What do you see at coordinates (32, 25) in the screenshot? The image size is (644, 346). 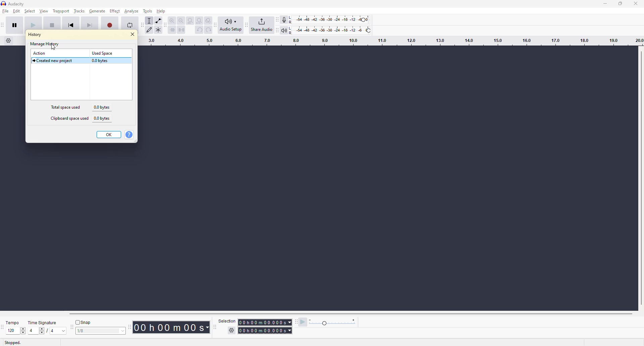 I see `play` at bounding box center [32, 25].